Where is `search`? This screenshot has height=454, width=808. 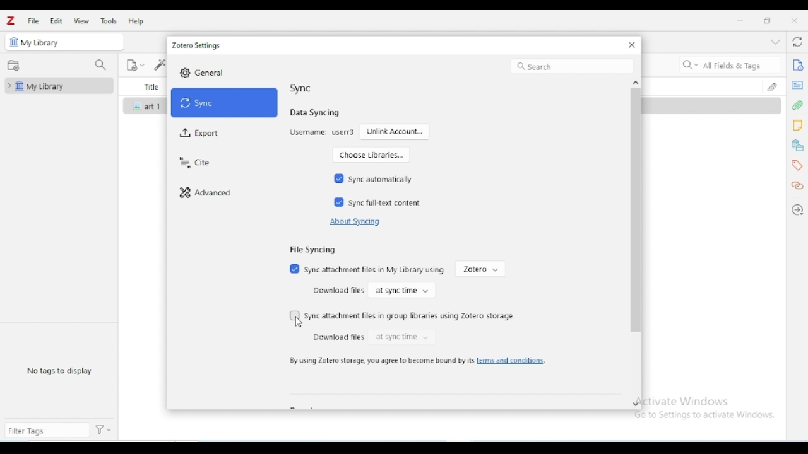 search is located at coordinates (572, 66).